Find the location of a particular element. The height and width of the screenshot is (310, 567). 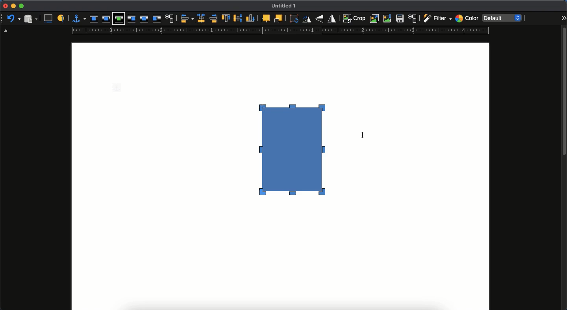

filter is located at coordinates (437, 18).